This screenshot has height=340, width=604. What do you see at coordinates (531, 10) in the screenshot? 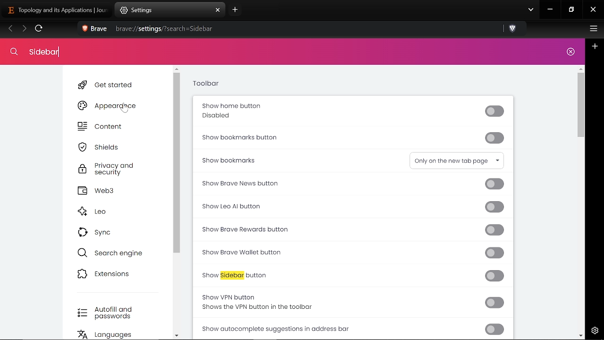
I see `Search tabs` at bounding box center [531, 10].